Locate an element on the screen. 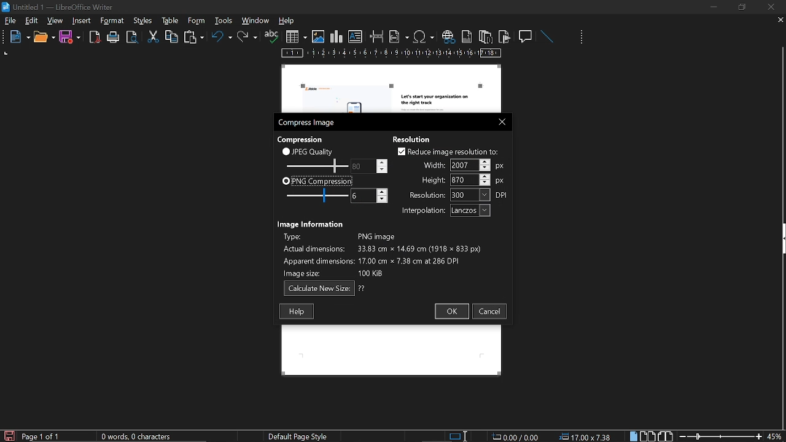 This screenshot has height=442, width=786. print is located at coordinates (114, 37).